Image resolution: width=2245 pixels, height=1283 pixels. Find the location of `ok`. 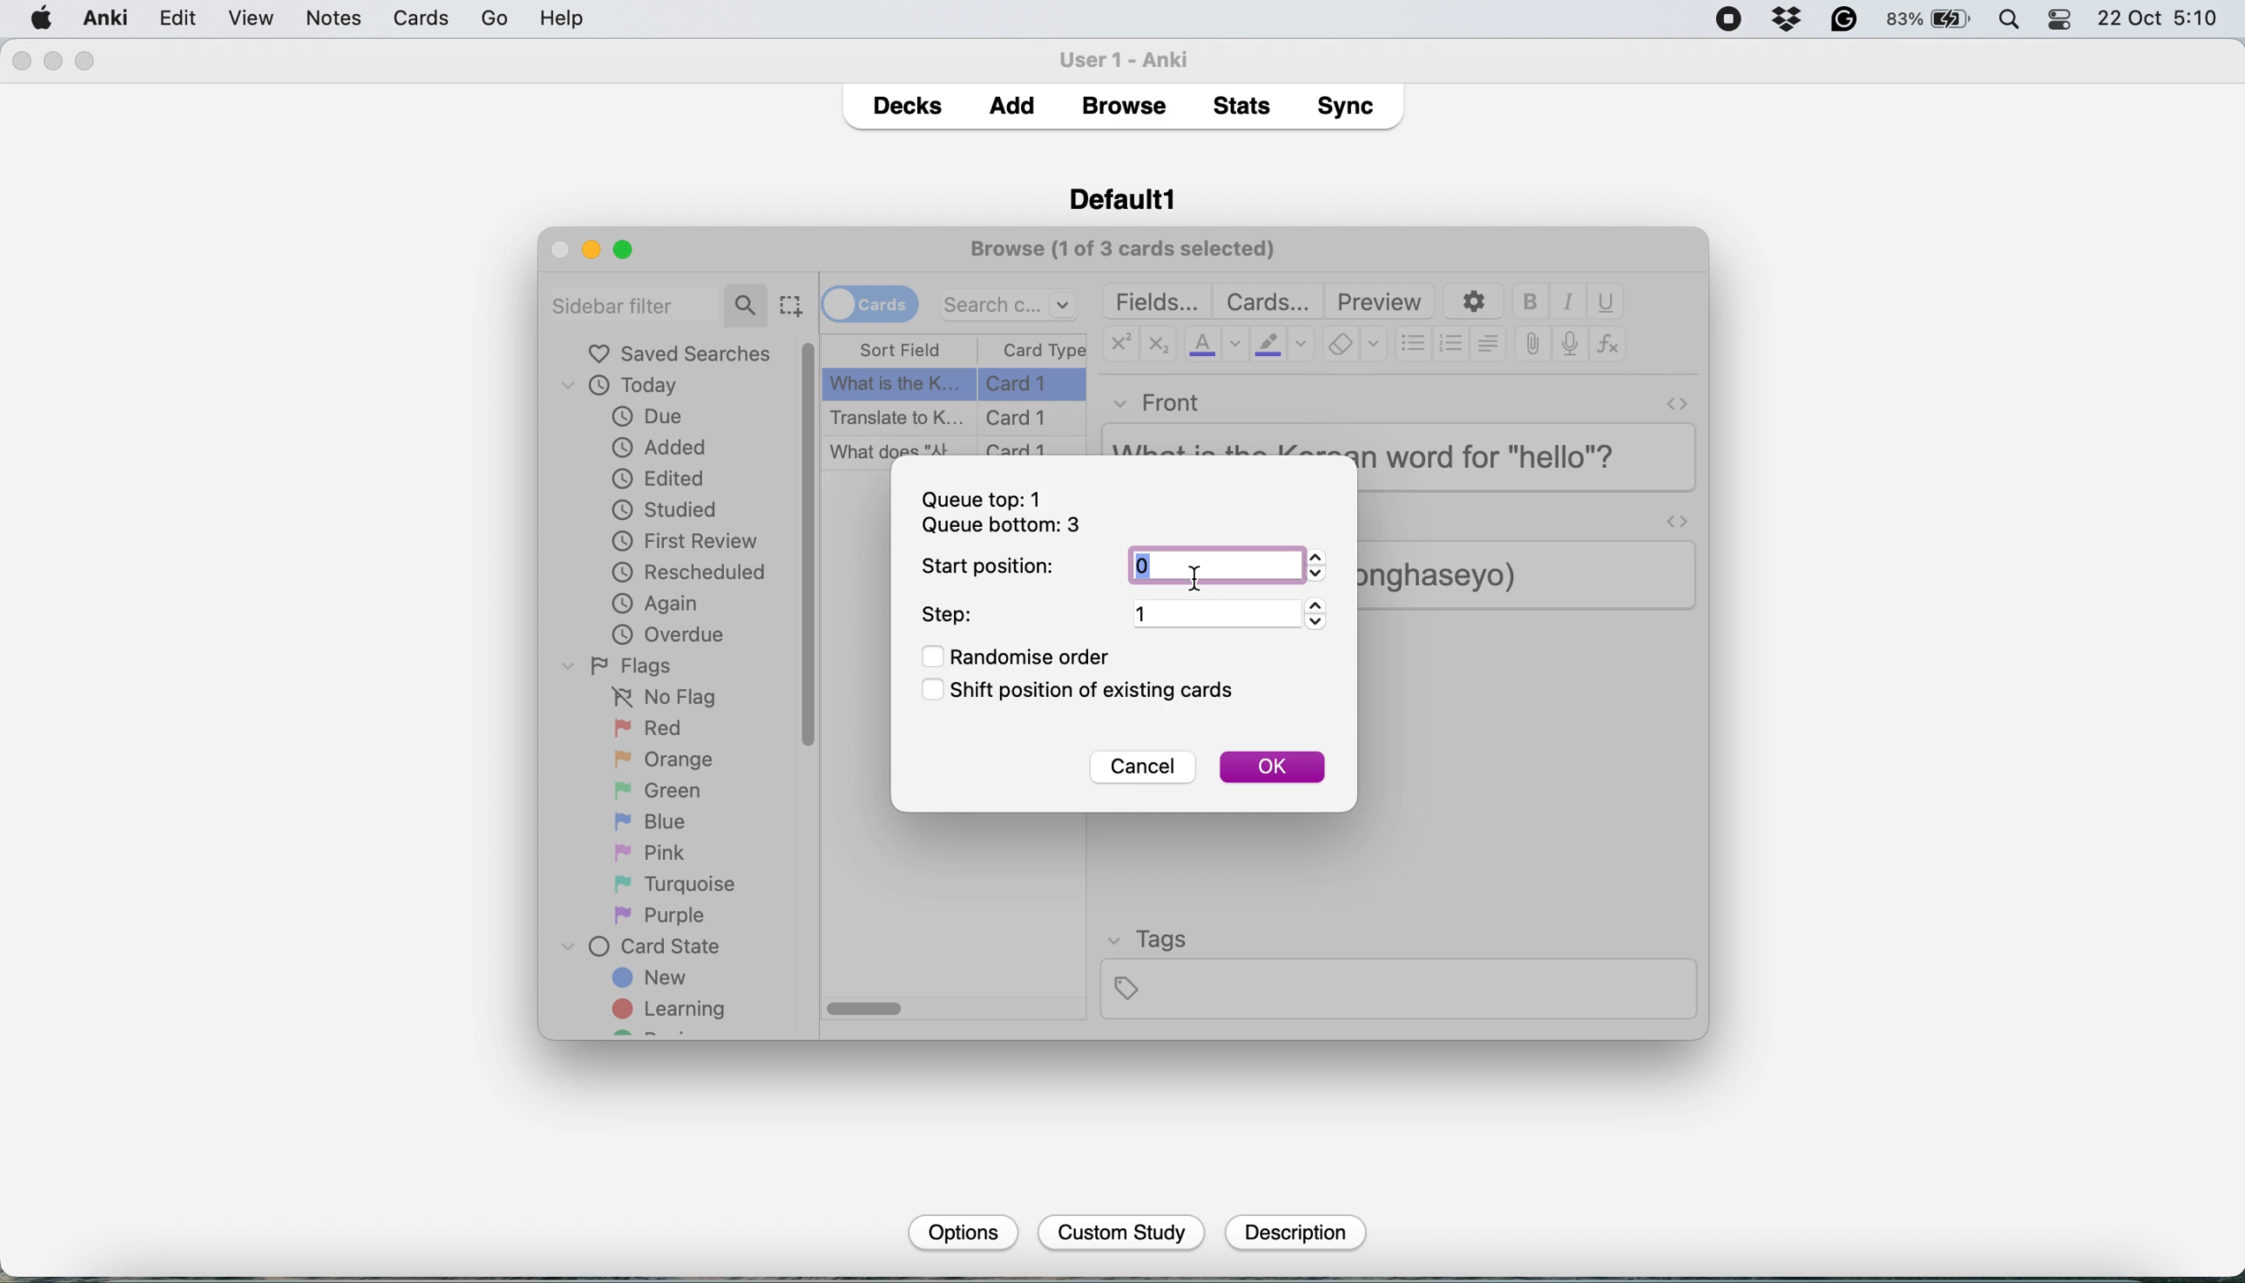

ok is located at coordinates (1272, 767).